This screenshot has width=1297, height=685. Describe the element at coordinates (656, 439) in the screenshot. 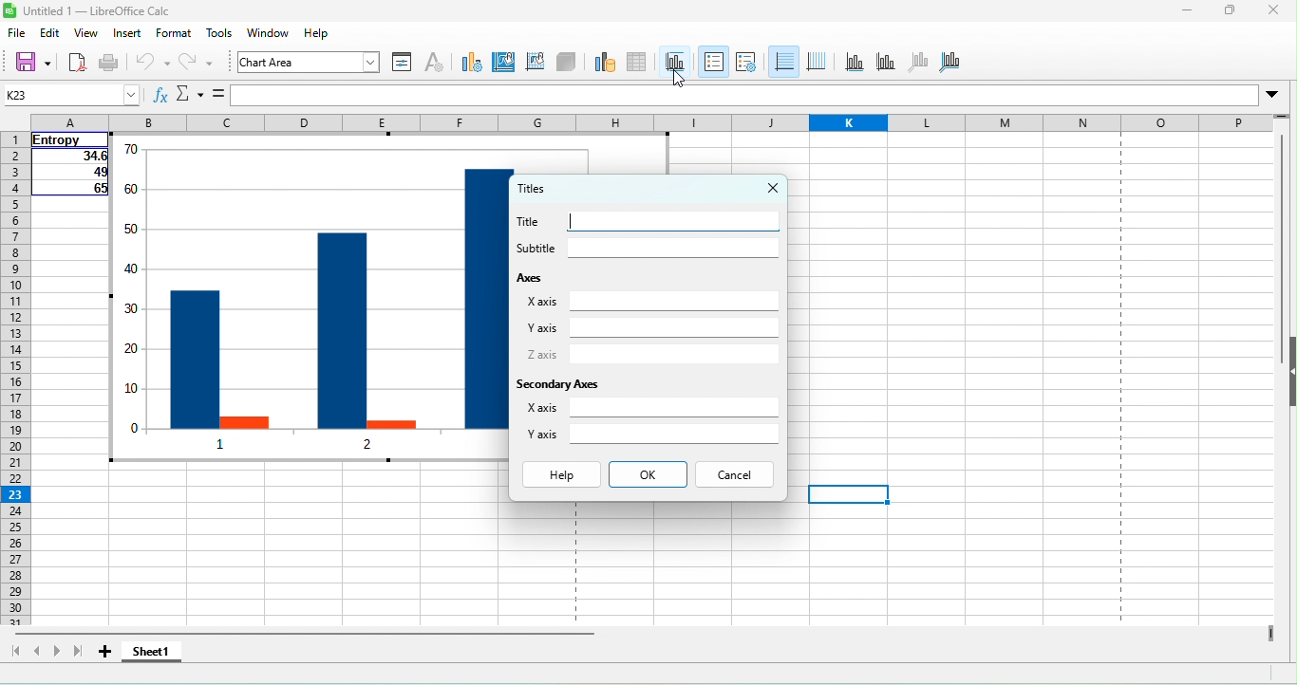

I see `y axis` at that location.